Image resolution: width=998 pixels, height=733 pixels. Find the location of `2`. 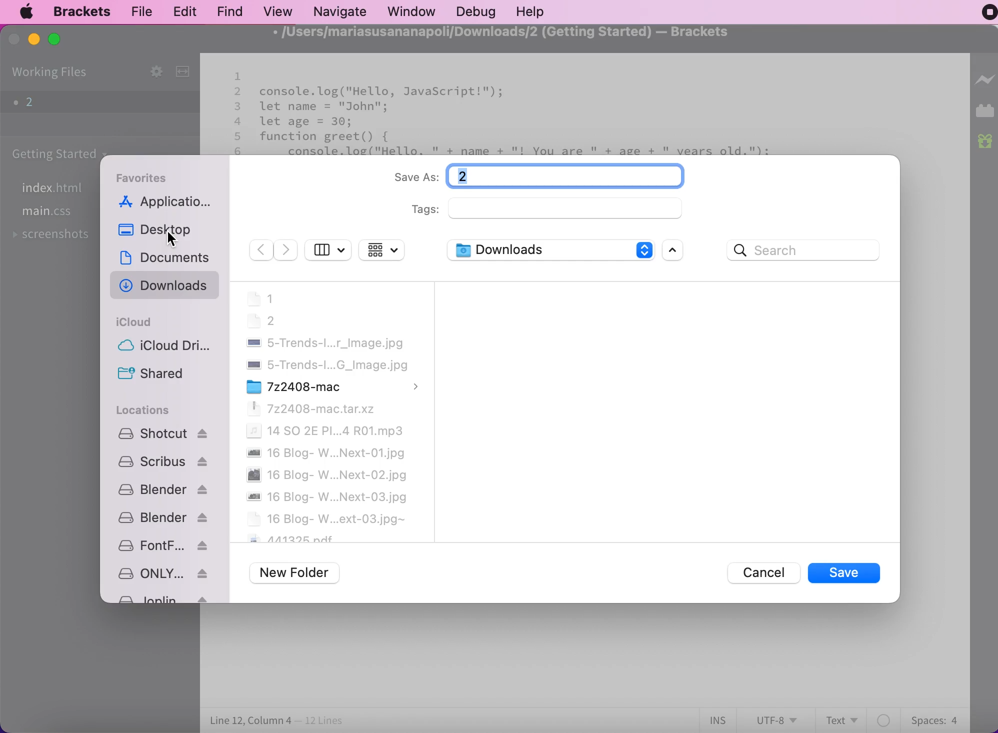

2 is located at coordinates (238, 91).